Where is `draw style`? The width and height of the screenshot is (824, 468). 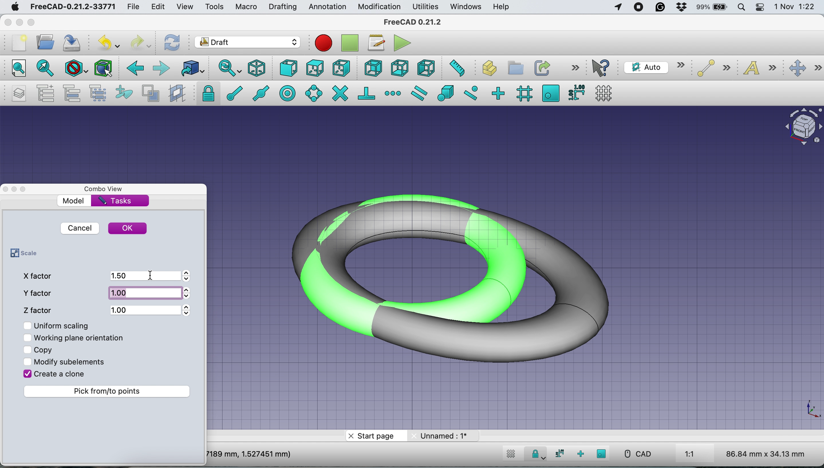
draw style is located at coordinates (75, 69).